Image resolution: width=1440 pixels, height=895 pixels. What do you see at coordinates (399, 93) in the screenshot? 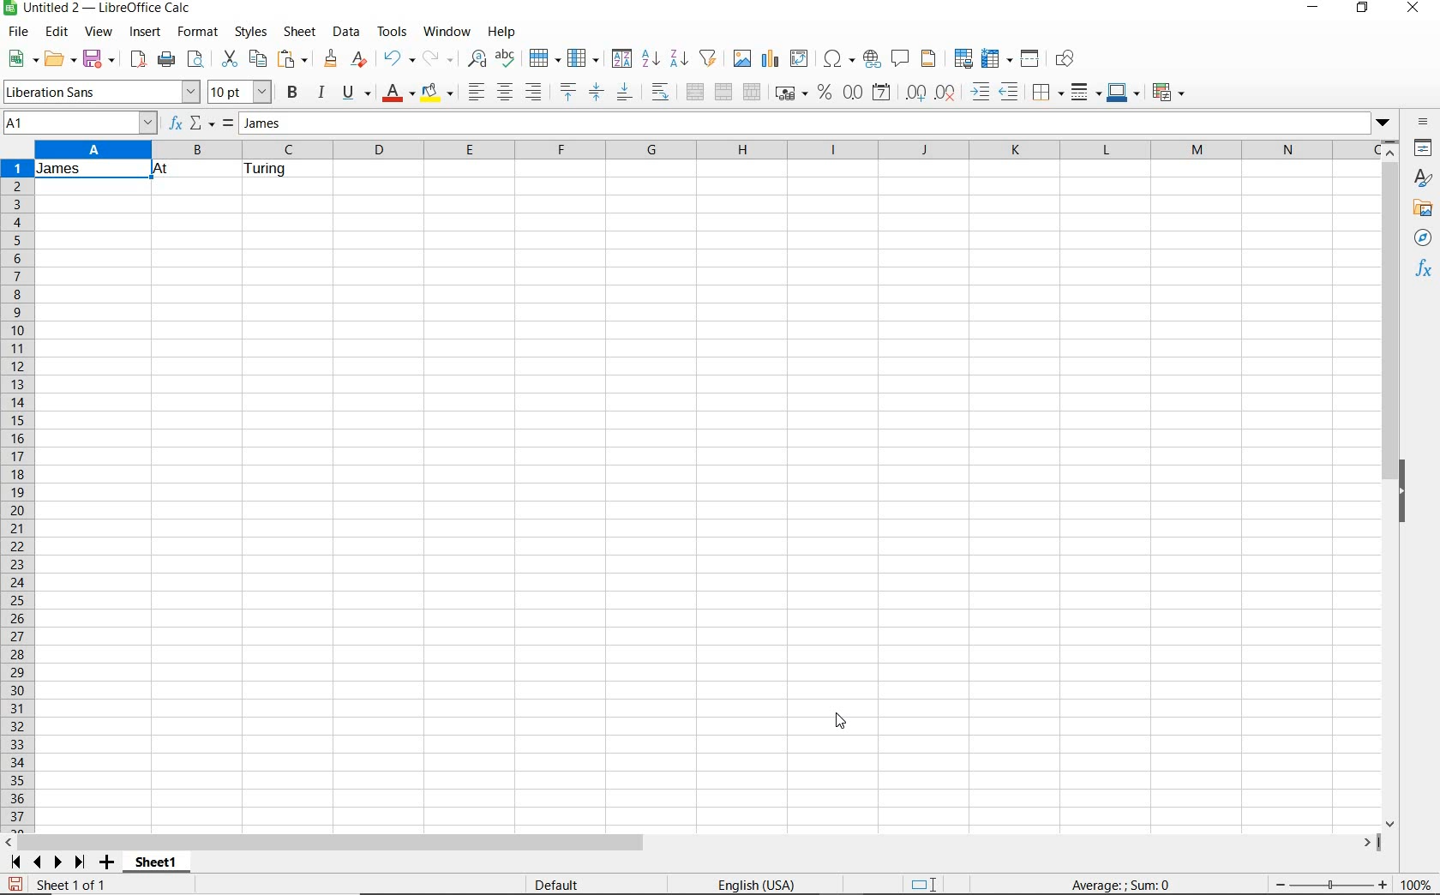
I see `font color dark` at bounding box center [399, 93].